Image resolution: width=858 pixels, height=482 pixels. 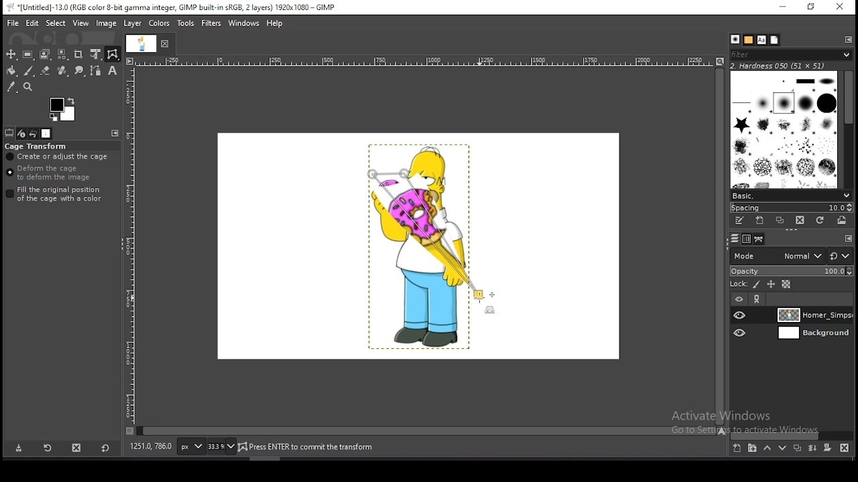 What do you see at coordinates (11, 70) in the screenshot?
I see `paint bucket tool` at bounding box center [11, 70].